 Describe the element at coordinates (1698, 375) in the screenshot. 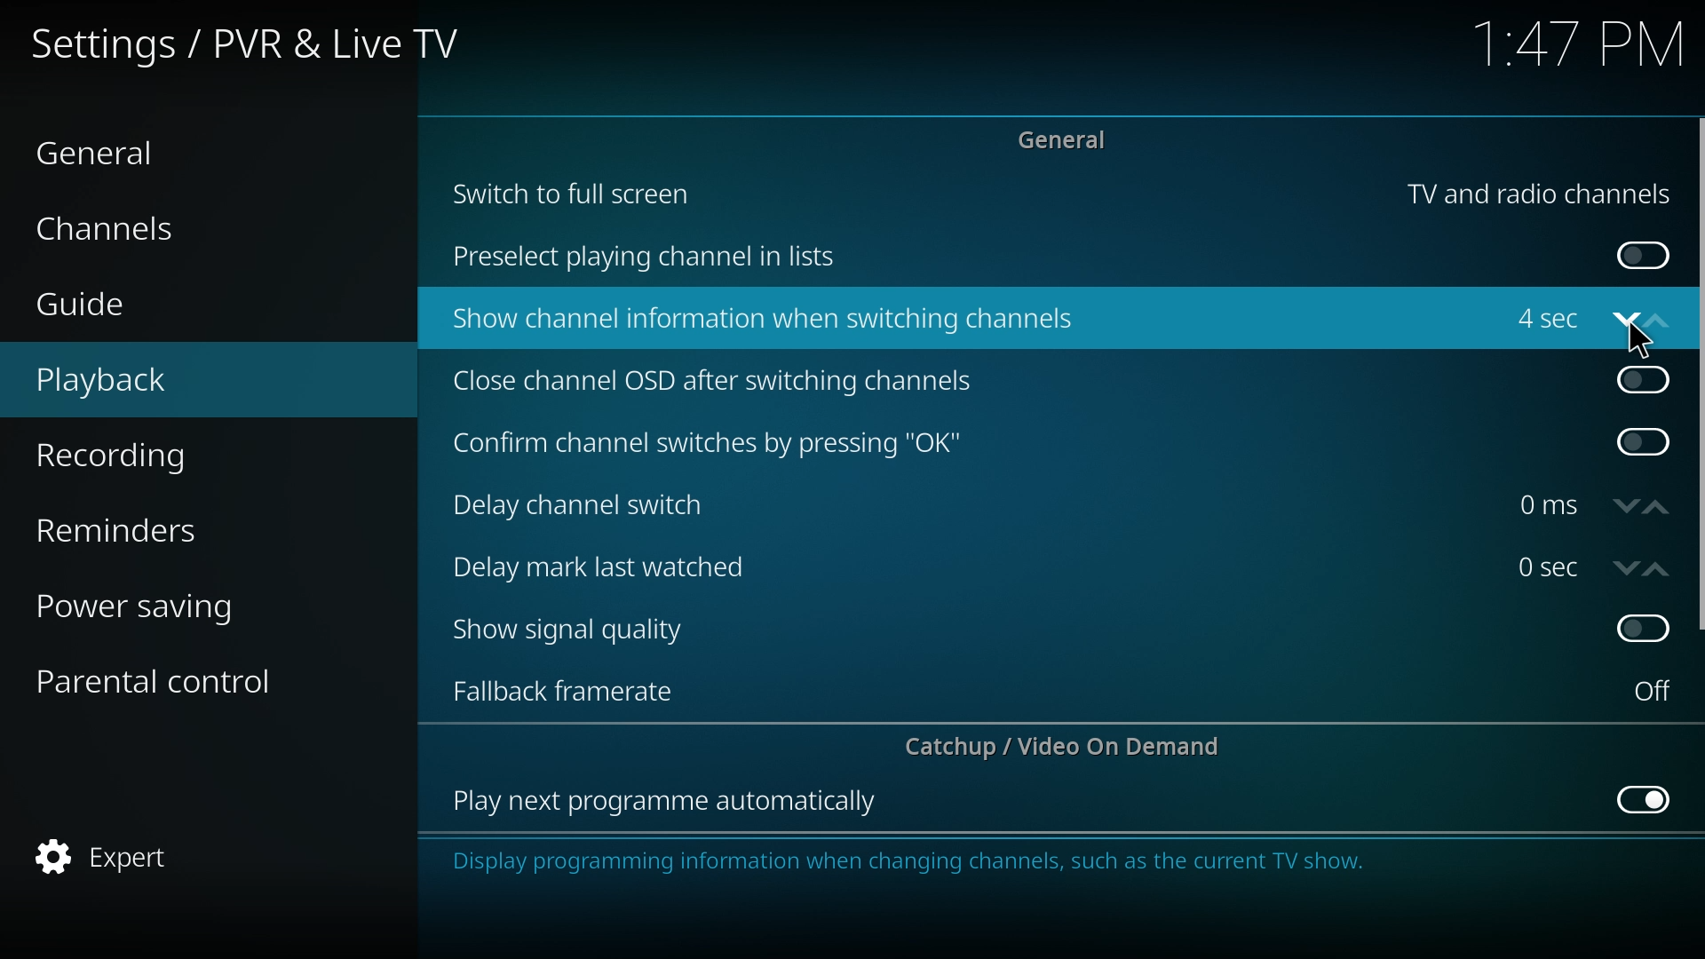

I see `scroll bar` at that location.